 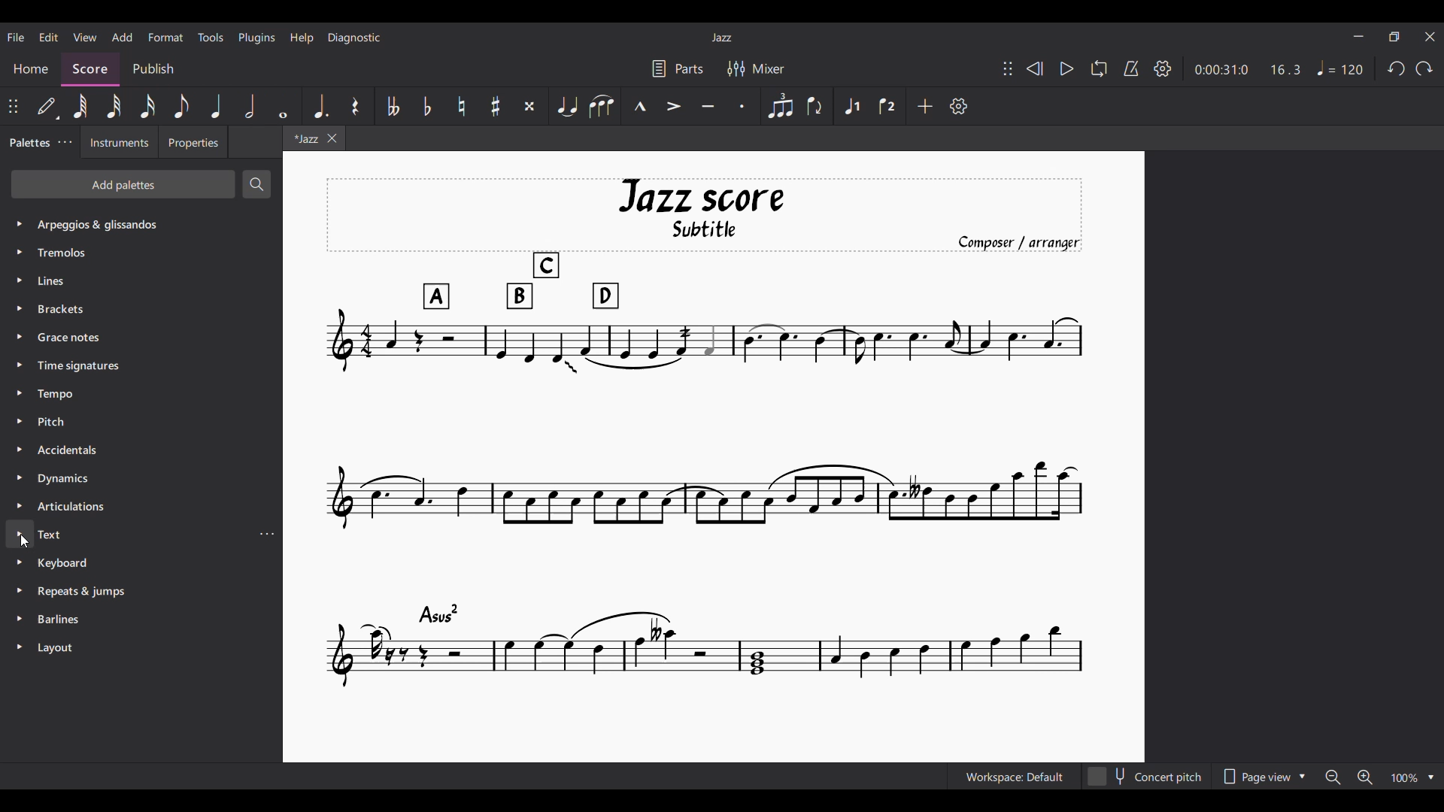 I want to click on , so click(x=55, y=283).